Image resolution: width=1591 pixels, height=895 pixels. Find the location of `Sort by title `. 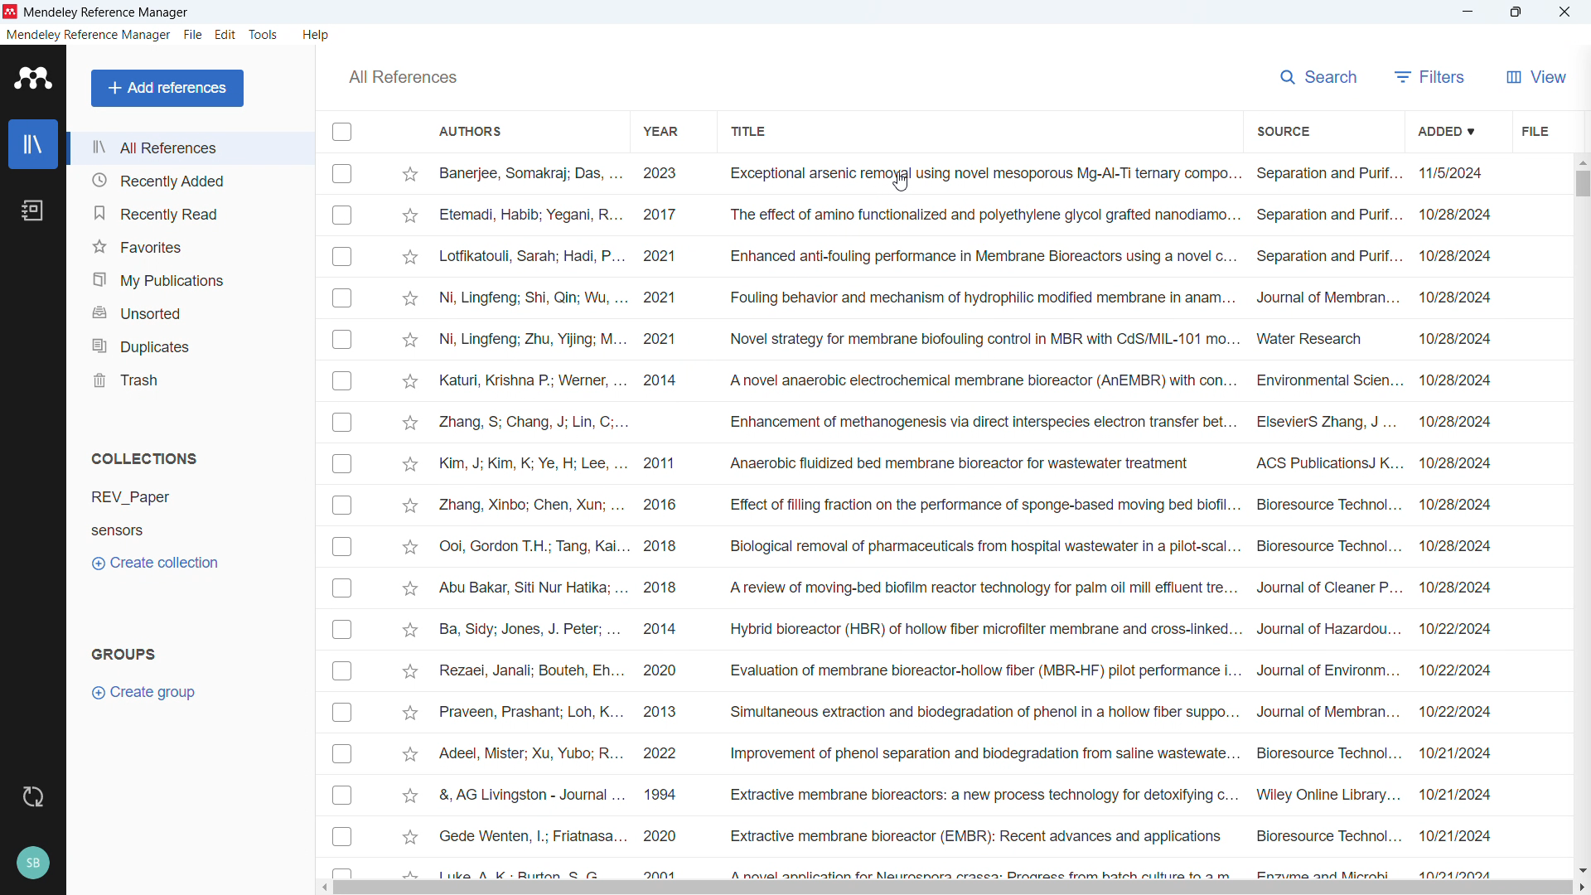

Sort by title  is located at coordinates (751, 131).